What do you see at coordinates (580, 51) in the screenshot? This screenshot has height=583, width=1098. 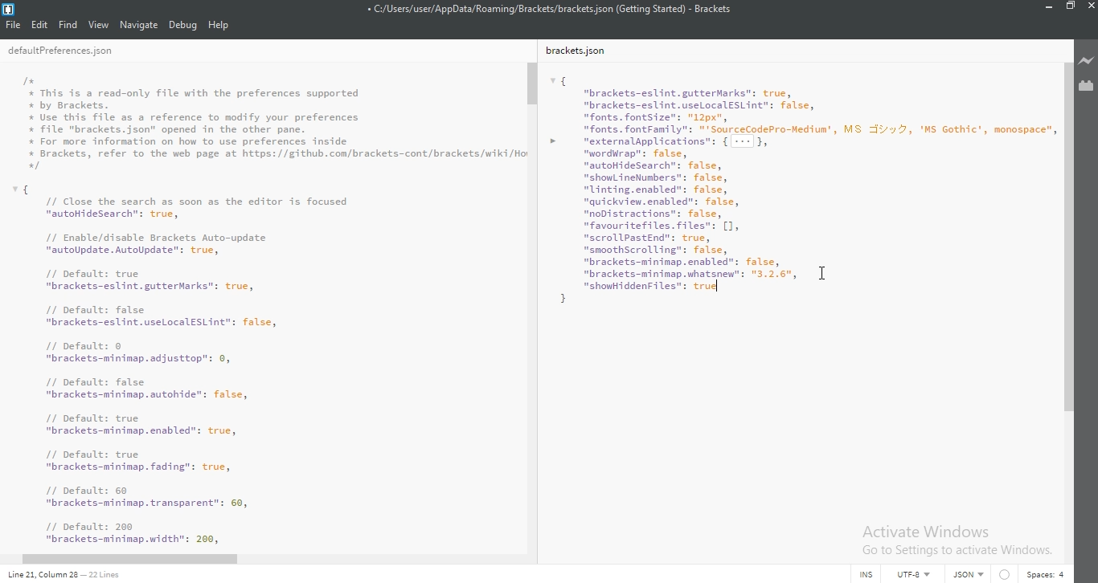 I see `brackets.json` at bounding box center [580, 51].